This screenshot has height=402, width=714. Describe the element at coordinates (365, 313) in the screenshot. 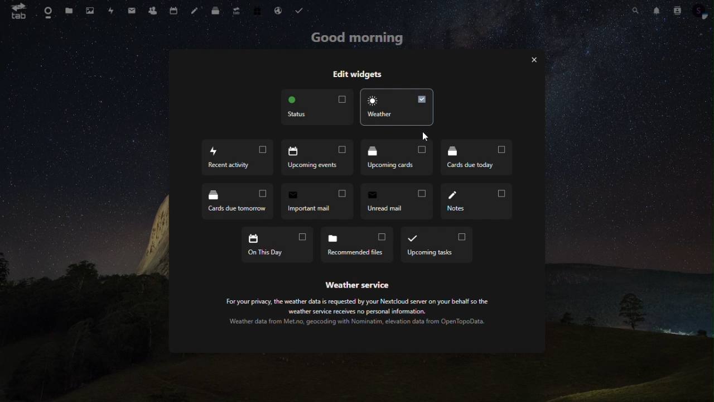

I see `For your privacy, the weather data is requested by your Nextcloud server on your behalf so the
weather service receives no personal information.
Weather data from Met.no, geocoding with Nominatim, elevation data from OpenTopoData.` at that location.